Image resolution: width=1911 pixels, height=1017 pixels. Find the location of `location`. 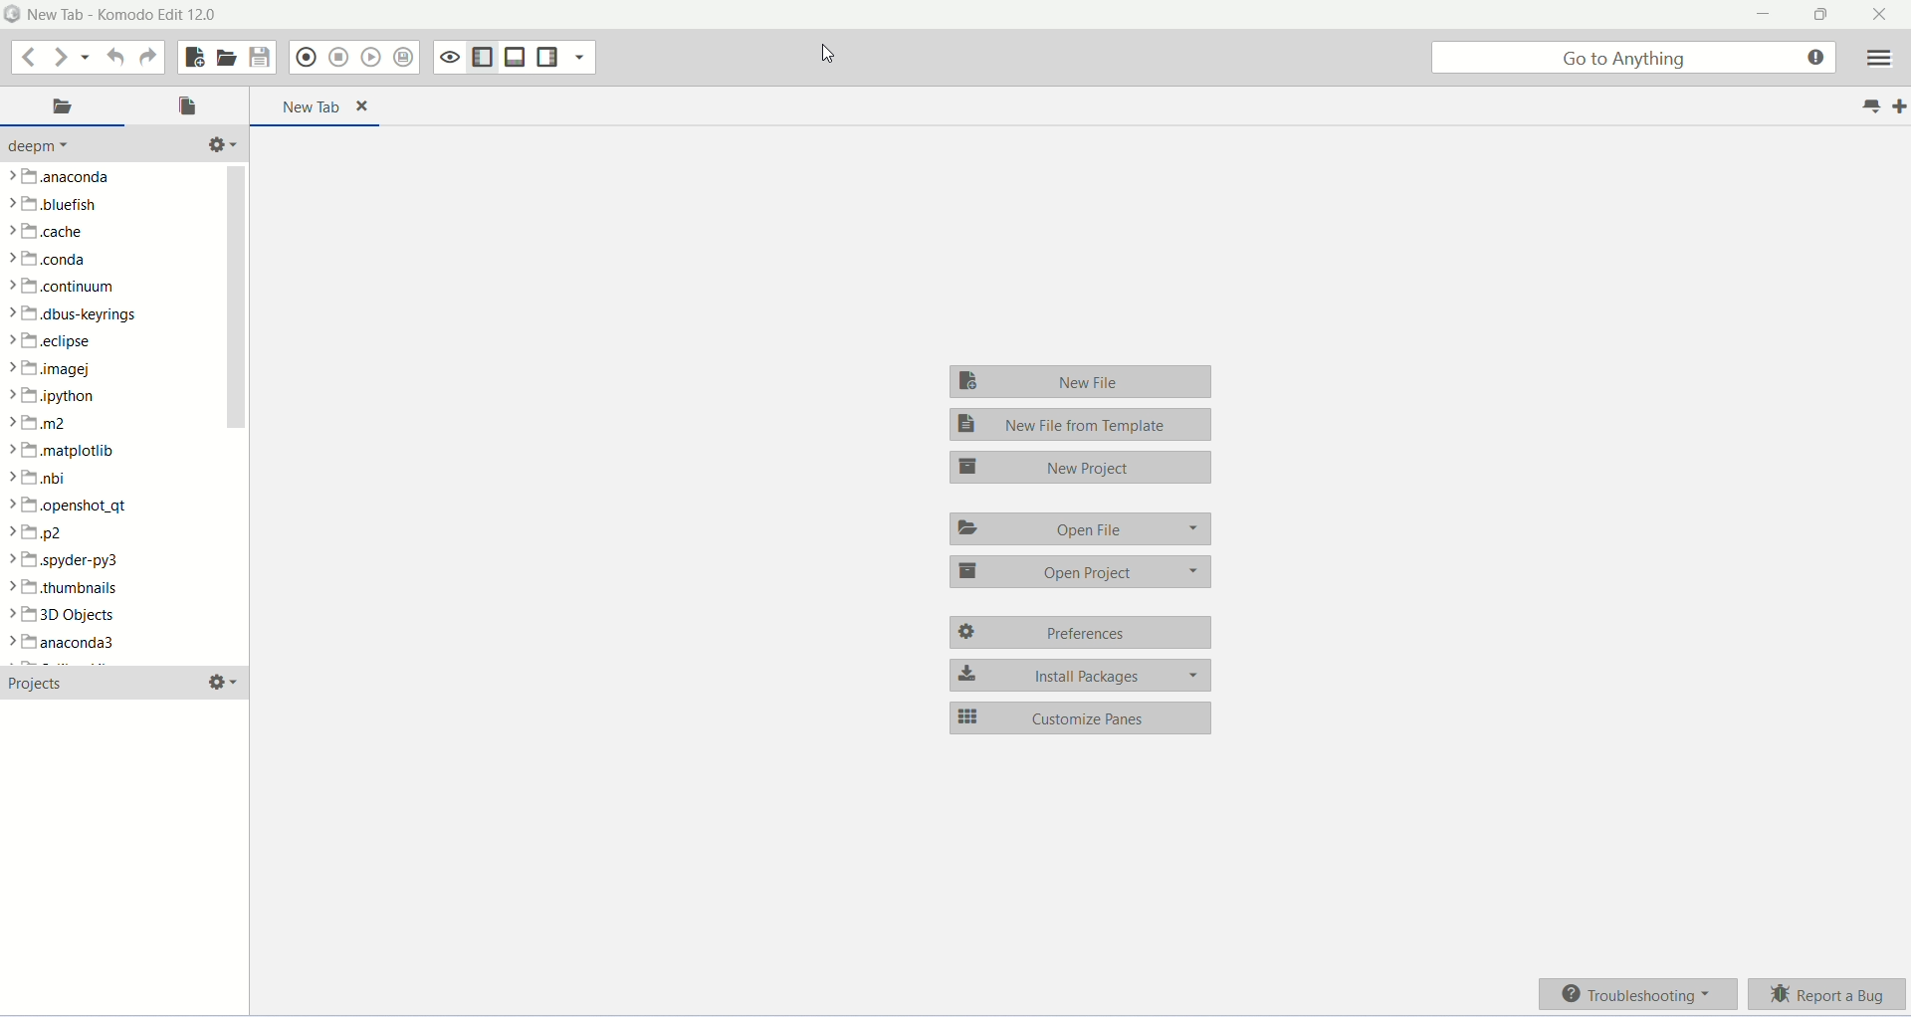

location is located at coordinates (63, 107).